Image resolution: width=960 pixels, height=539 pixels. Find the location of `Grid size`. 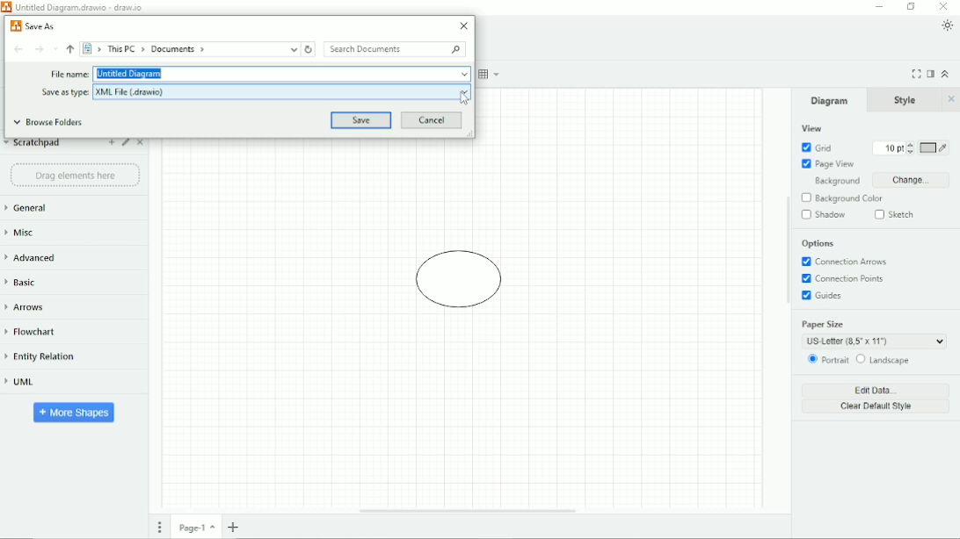

Grid size is located at coordinates (894, 148).